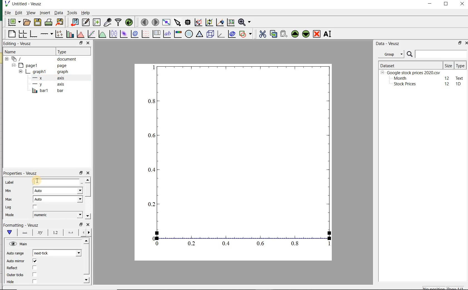  Describe the element at coordinates (9, 191) in the screenshot. I see `Min` at that location.